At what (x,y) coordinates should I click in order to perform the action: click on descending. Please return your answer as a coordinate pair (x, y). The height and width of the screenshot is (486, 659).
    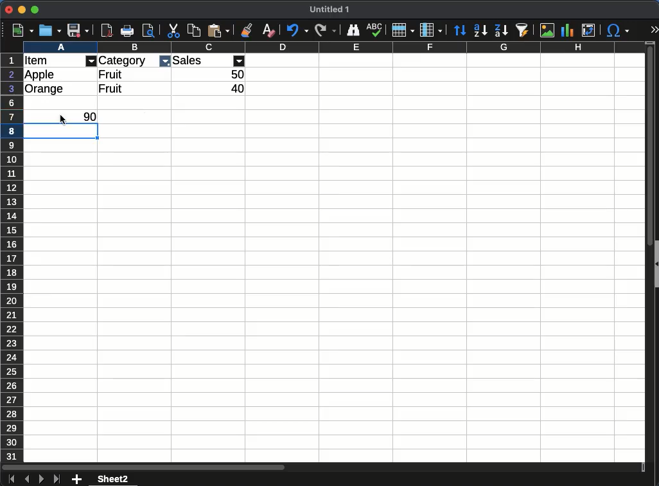
    Looking at the image, I should click on (501, 31).